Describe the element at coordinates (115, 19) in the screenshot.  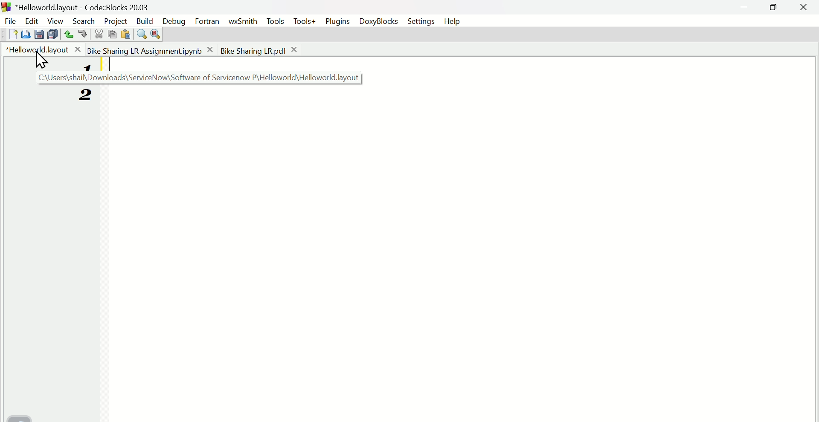
I see `Project` at that location.